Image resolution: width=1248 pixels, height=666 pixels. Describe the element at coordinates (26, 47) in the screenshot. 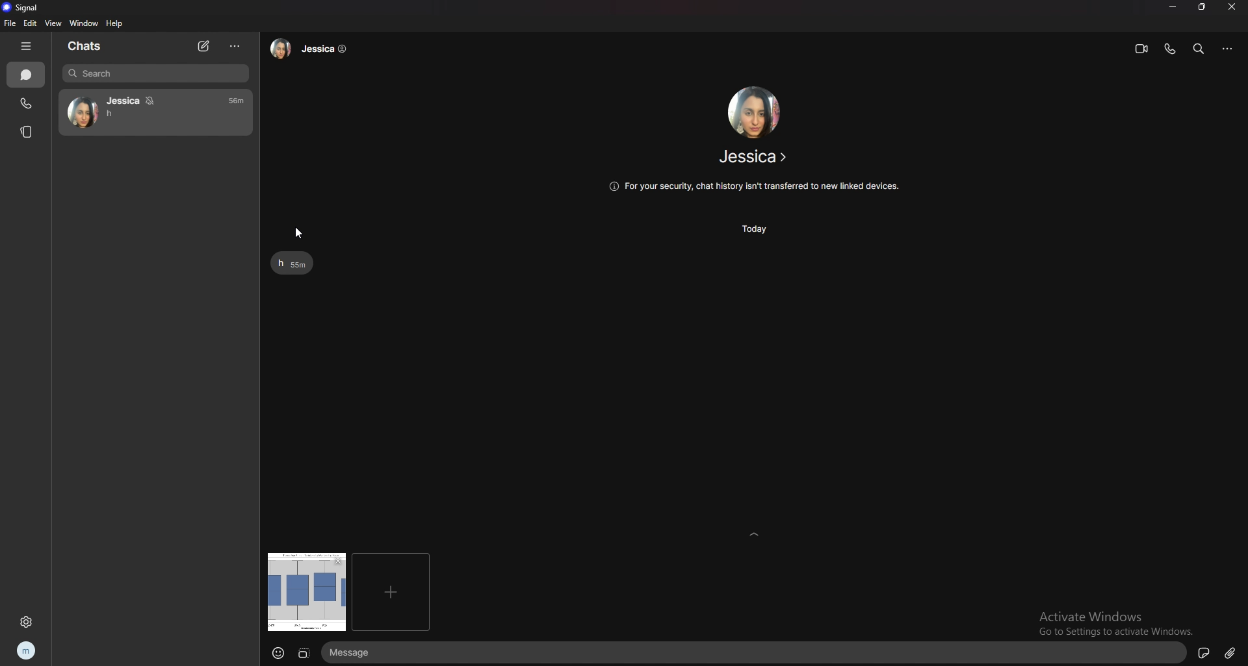

I see `hide tab` at that location.